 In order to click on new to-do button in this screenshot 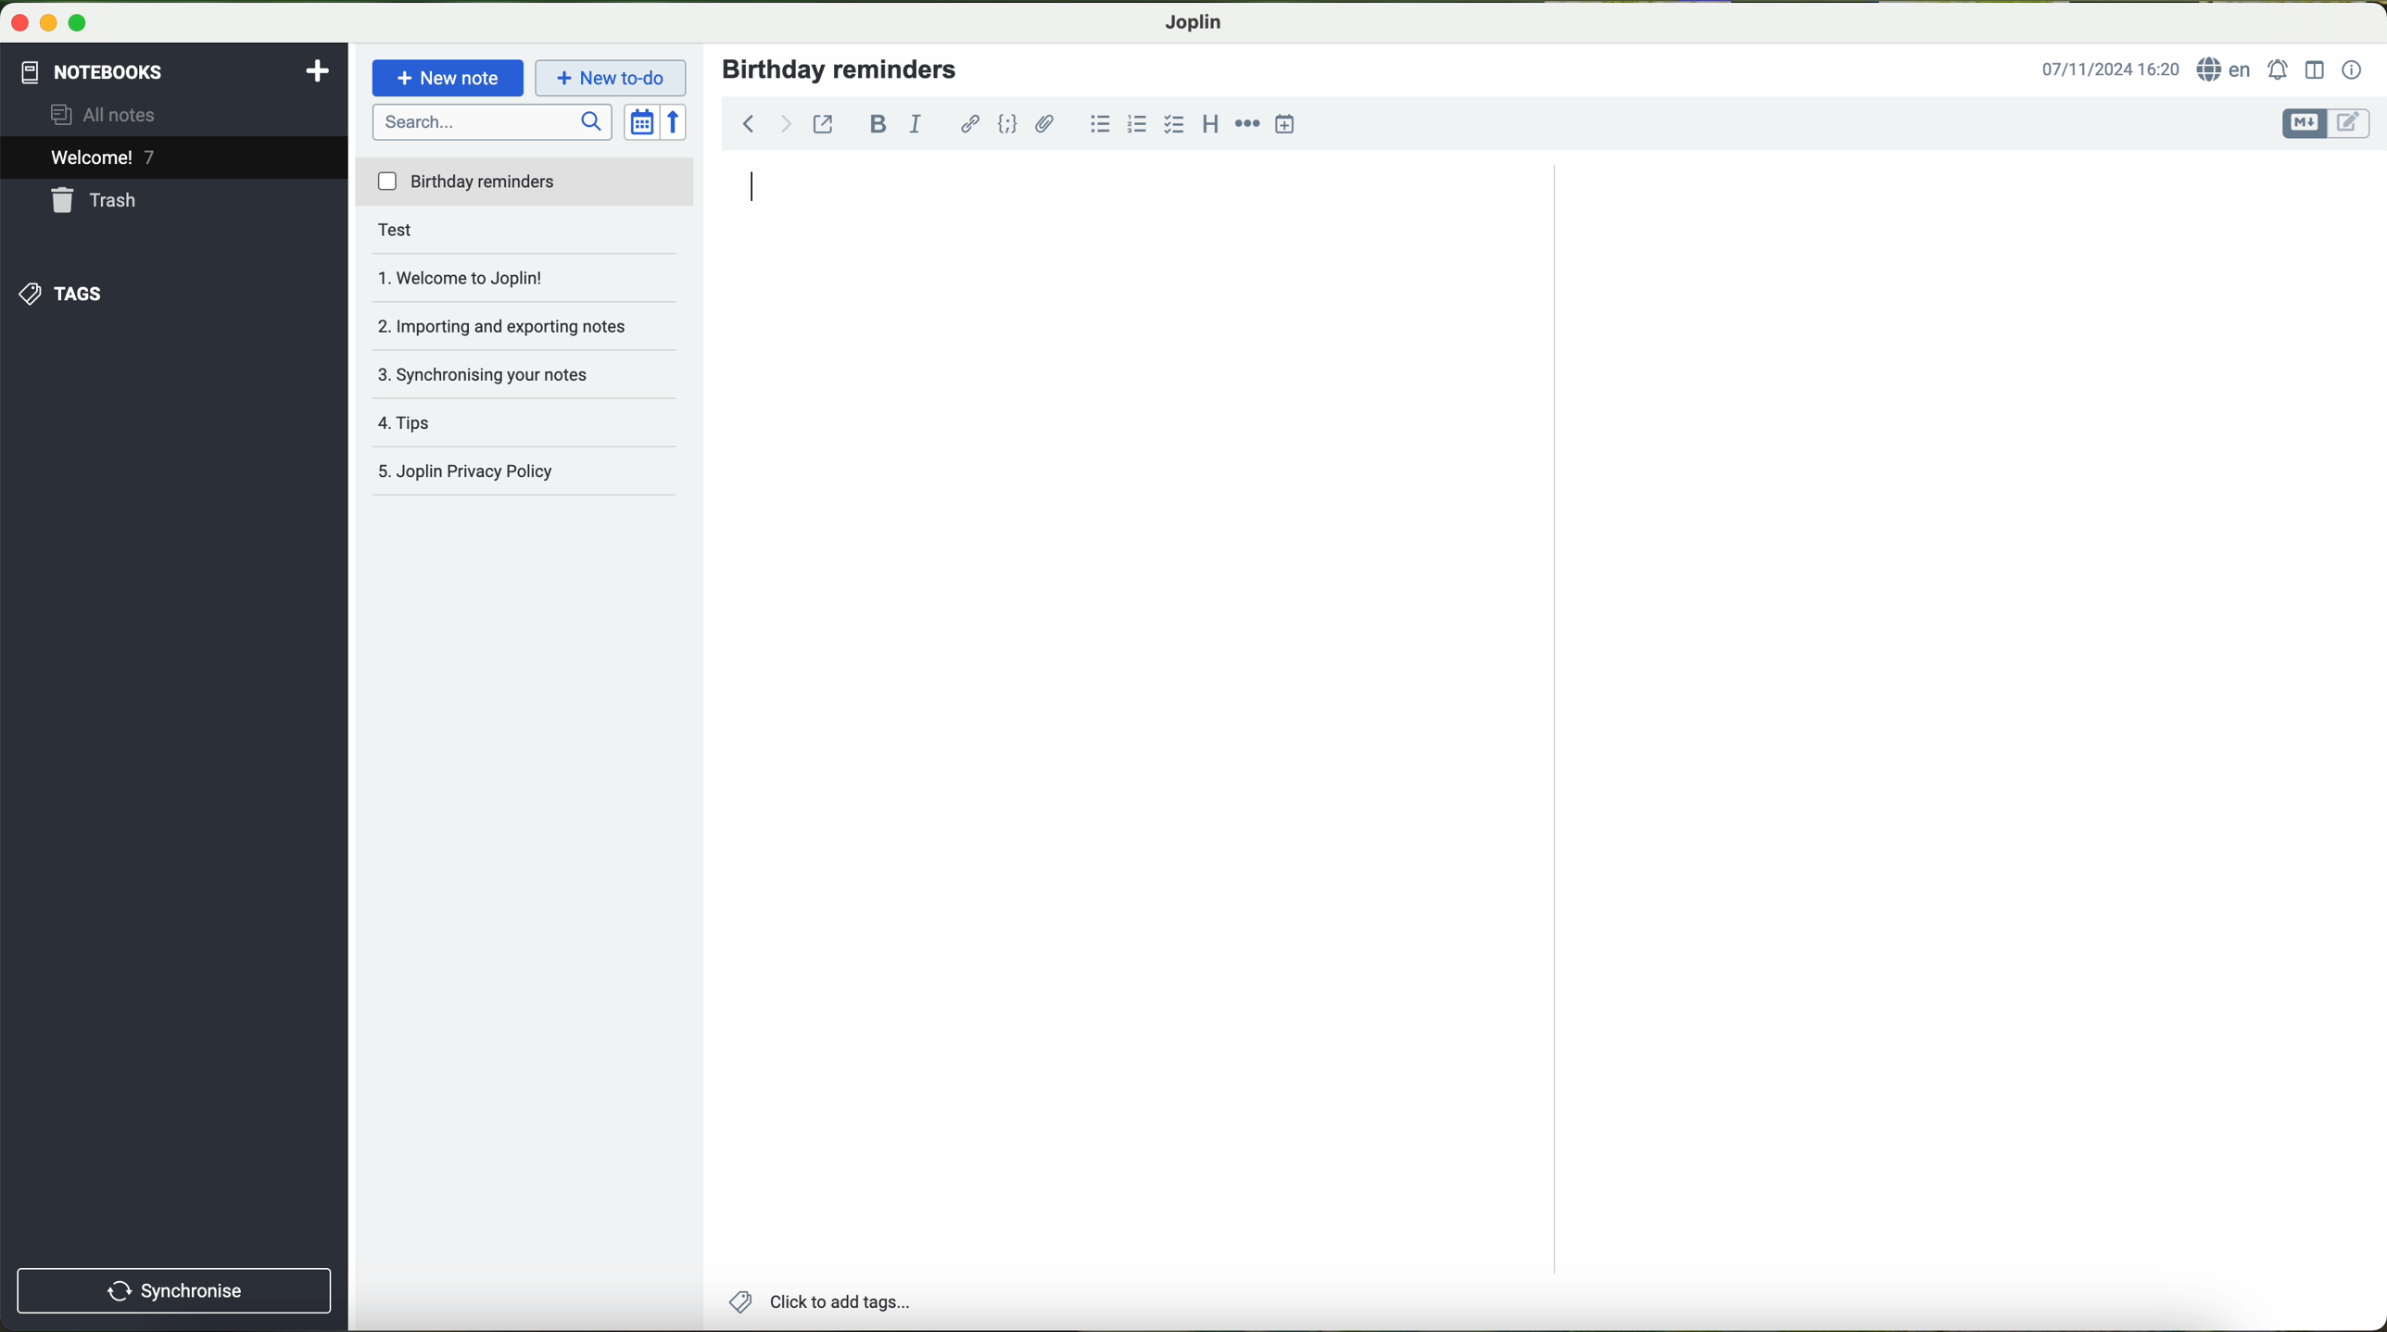, I will do `click(612, 80)`.